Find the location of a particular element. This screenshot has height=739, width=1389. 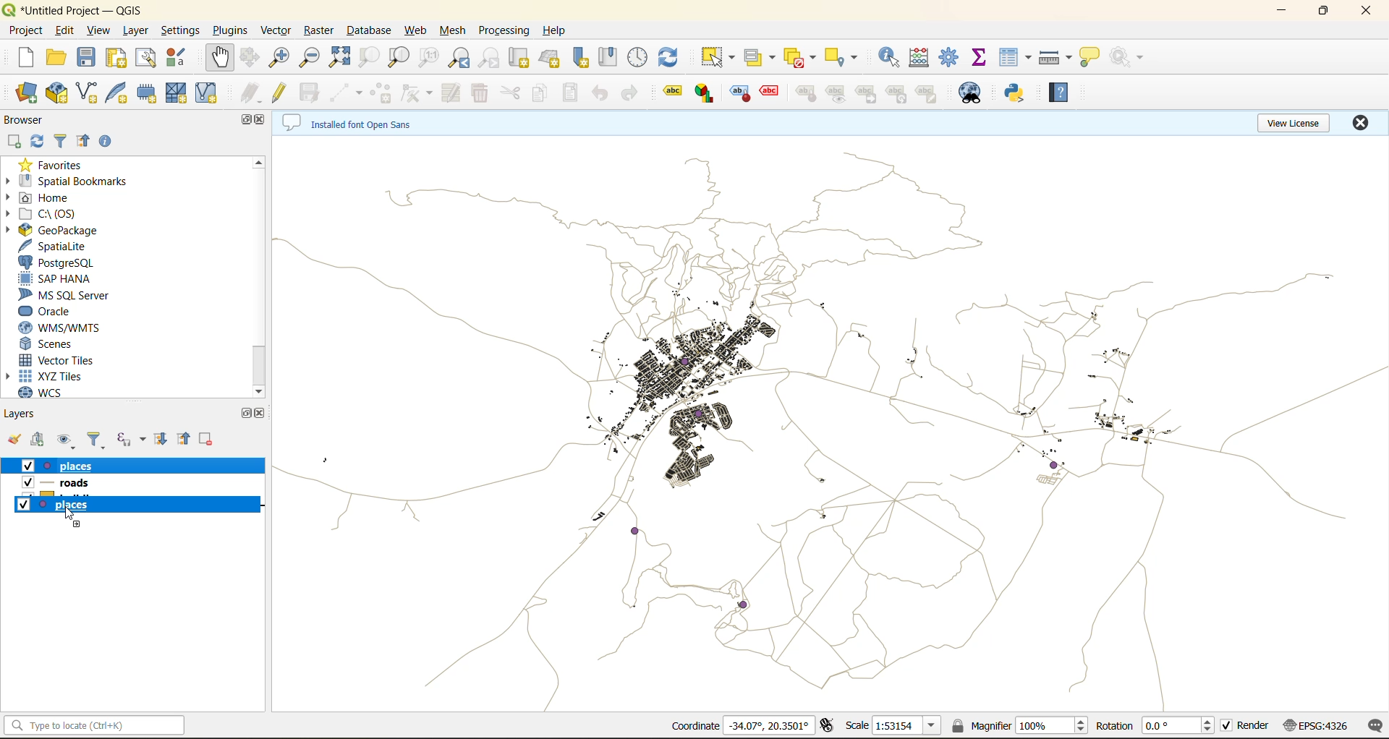

close is located at coordinates (1366, 11).